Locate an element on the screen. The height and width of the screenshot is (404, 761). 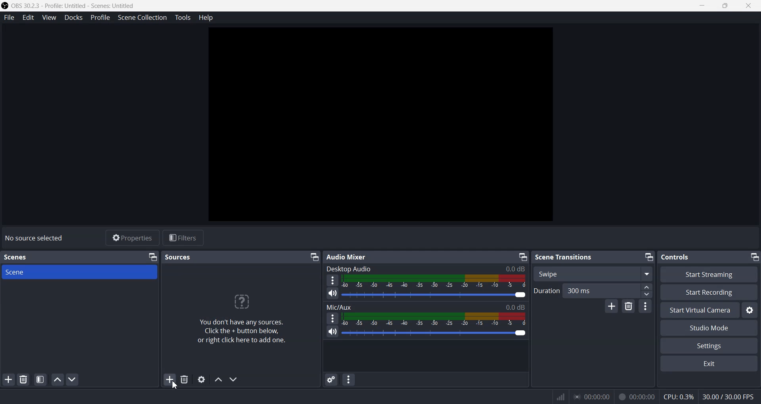
‘OBS 30.2.3 - Profile: Untitled - Scenes: Untitled is located at coordinates (69, 6).